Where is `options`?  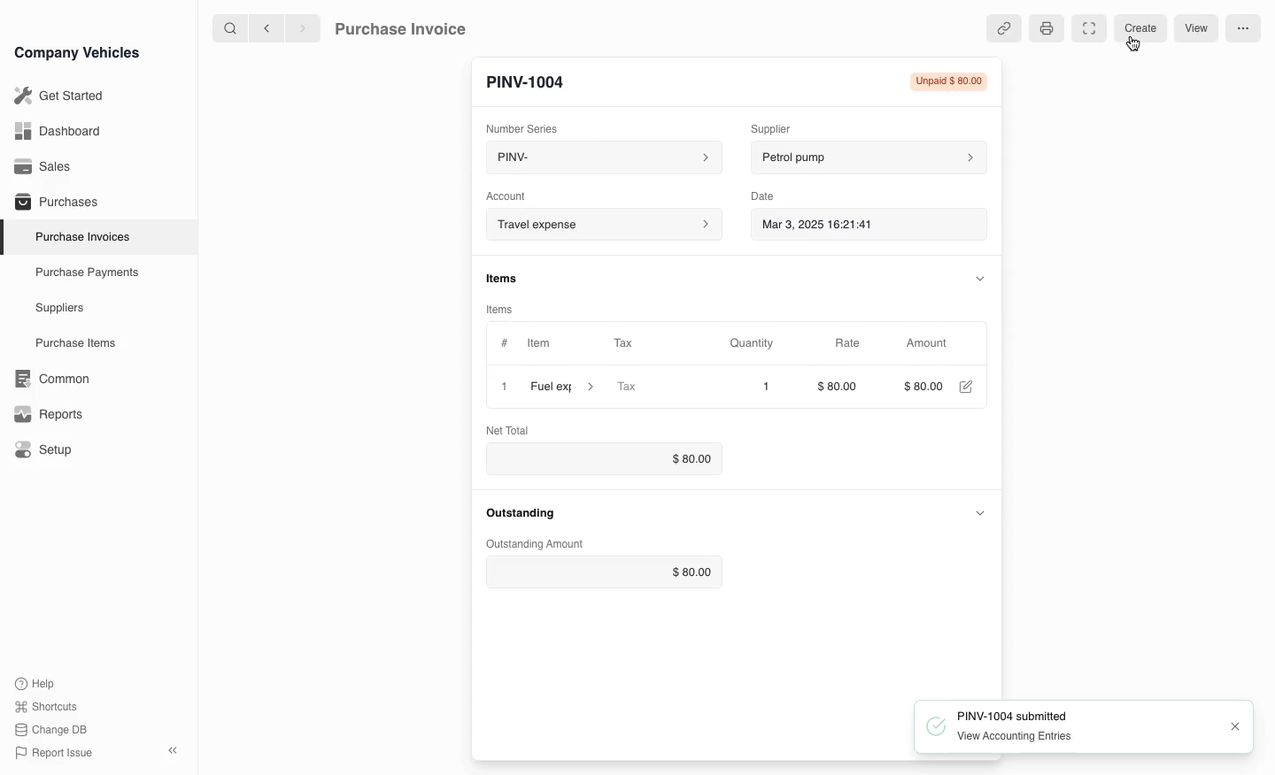 options is located at coordinates (1242, 29).